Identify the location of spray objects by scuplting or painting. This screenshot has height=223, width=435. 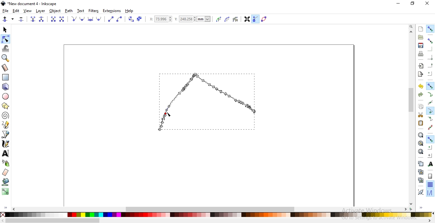
(6, 163).